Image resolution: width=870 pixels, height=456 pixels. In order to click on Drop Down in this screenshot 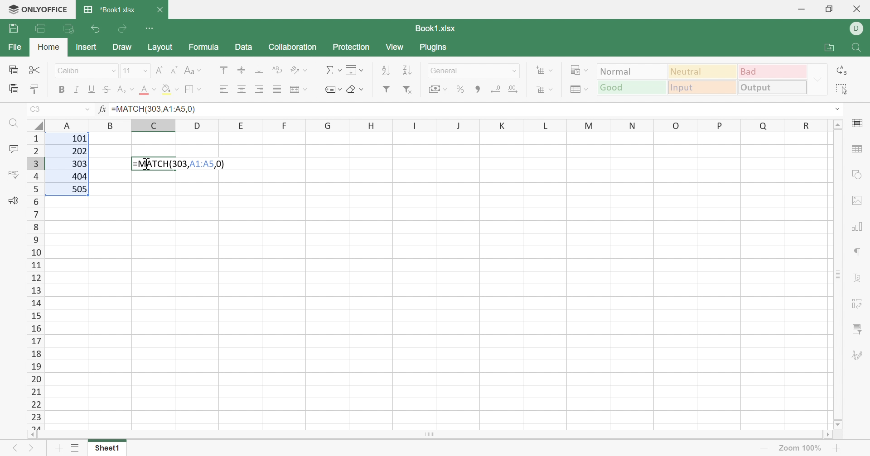, I will do `click(514, 71)`.